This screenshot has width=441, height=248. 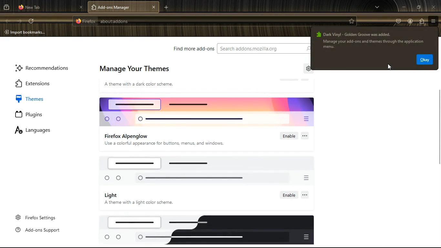 What do you see at coordinates (138, 84) in the screenshot?
I see `‘A theme with a dark color scheme.` at bounding box center [138, 84].